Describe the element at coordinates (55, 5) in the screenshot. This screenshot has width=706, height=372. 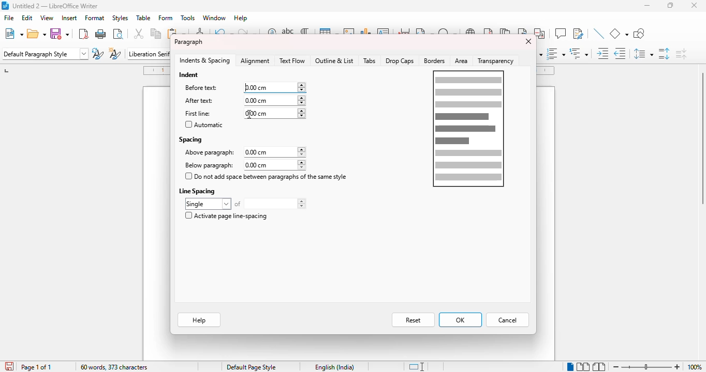
I see `title` at that location.